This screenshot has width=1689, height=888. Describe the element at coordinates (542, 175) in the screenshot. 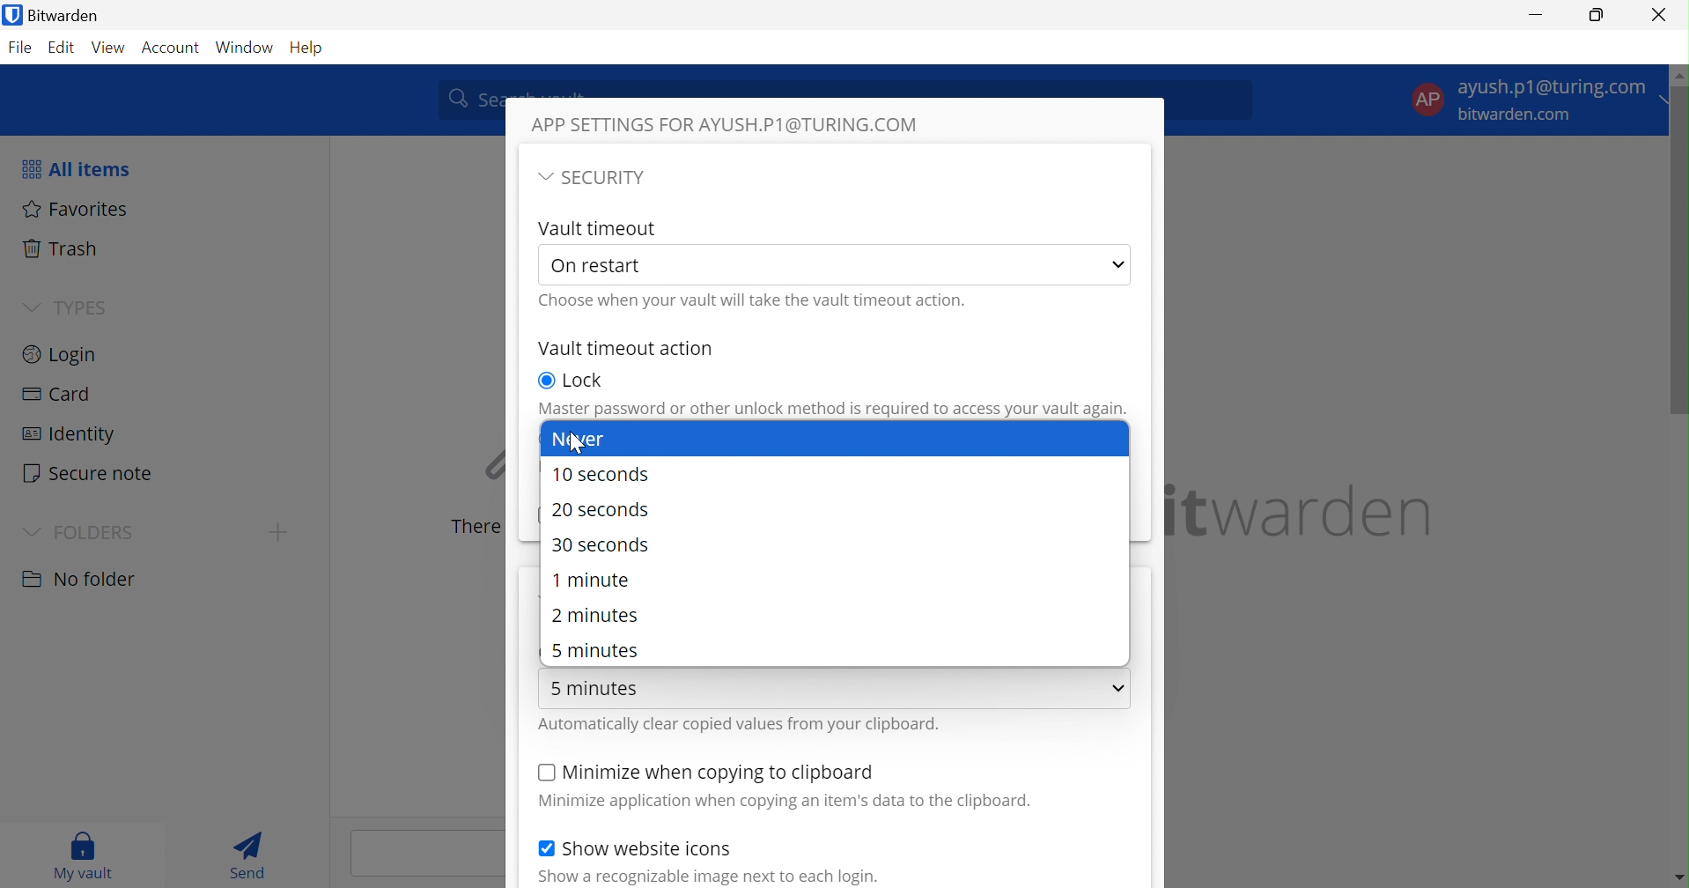

I see `Drop Down` at that location.